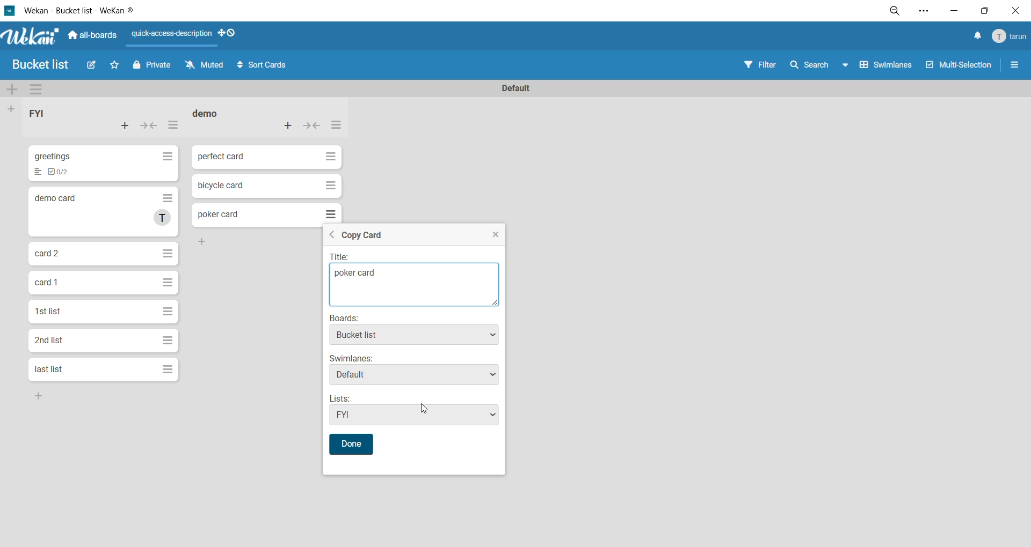 Image resolution: width=1031 pixels, height=547 pixels. Describe the element at coordinates (763, 64) in the screenshot. I see `filter` at that location.